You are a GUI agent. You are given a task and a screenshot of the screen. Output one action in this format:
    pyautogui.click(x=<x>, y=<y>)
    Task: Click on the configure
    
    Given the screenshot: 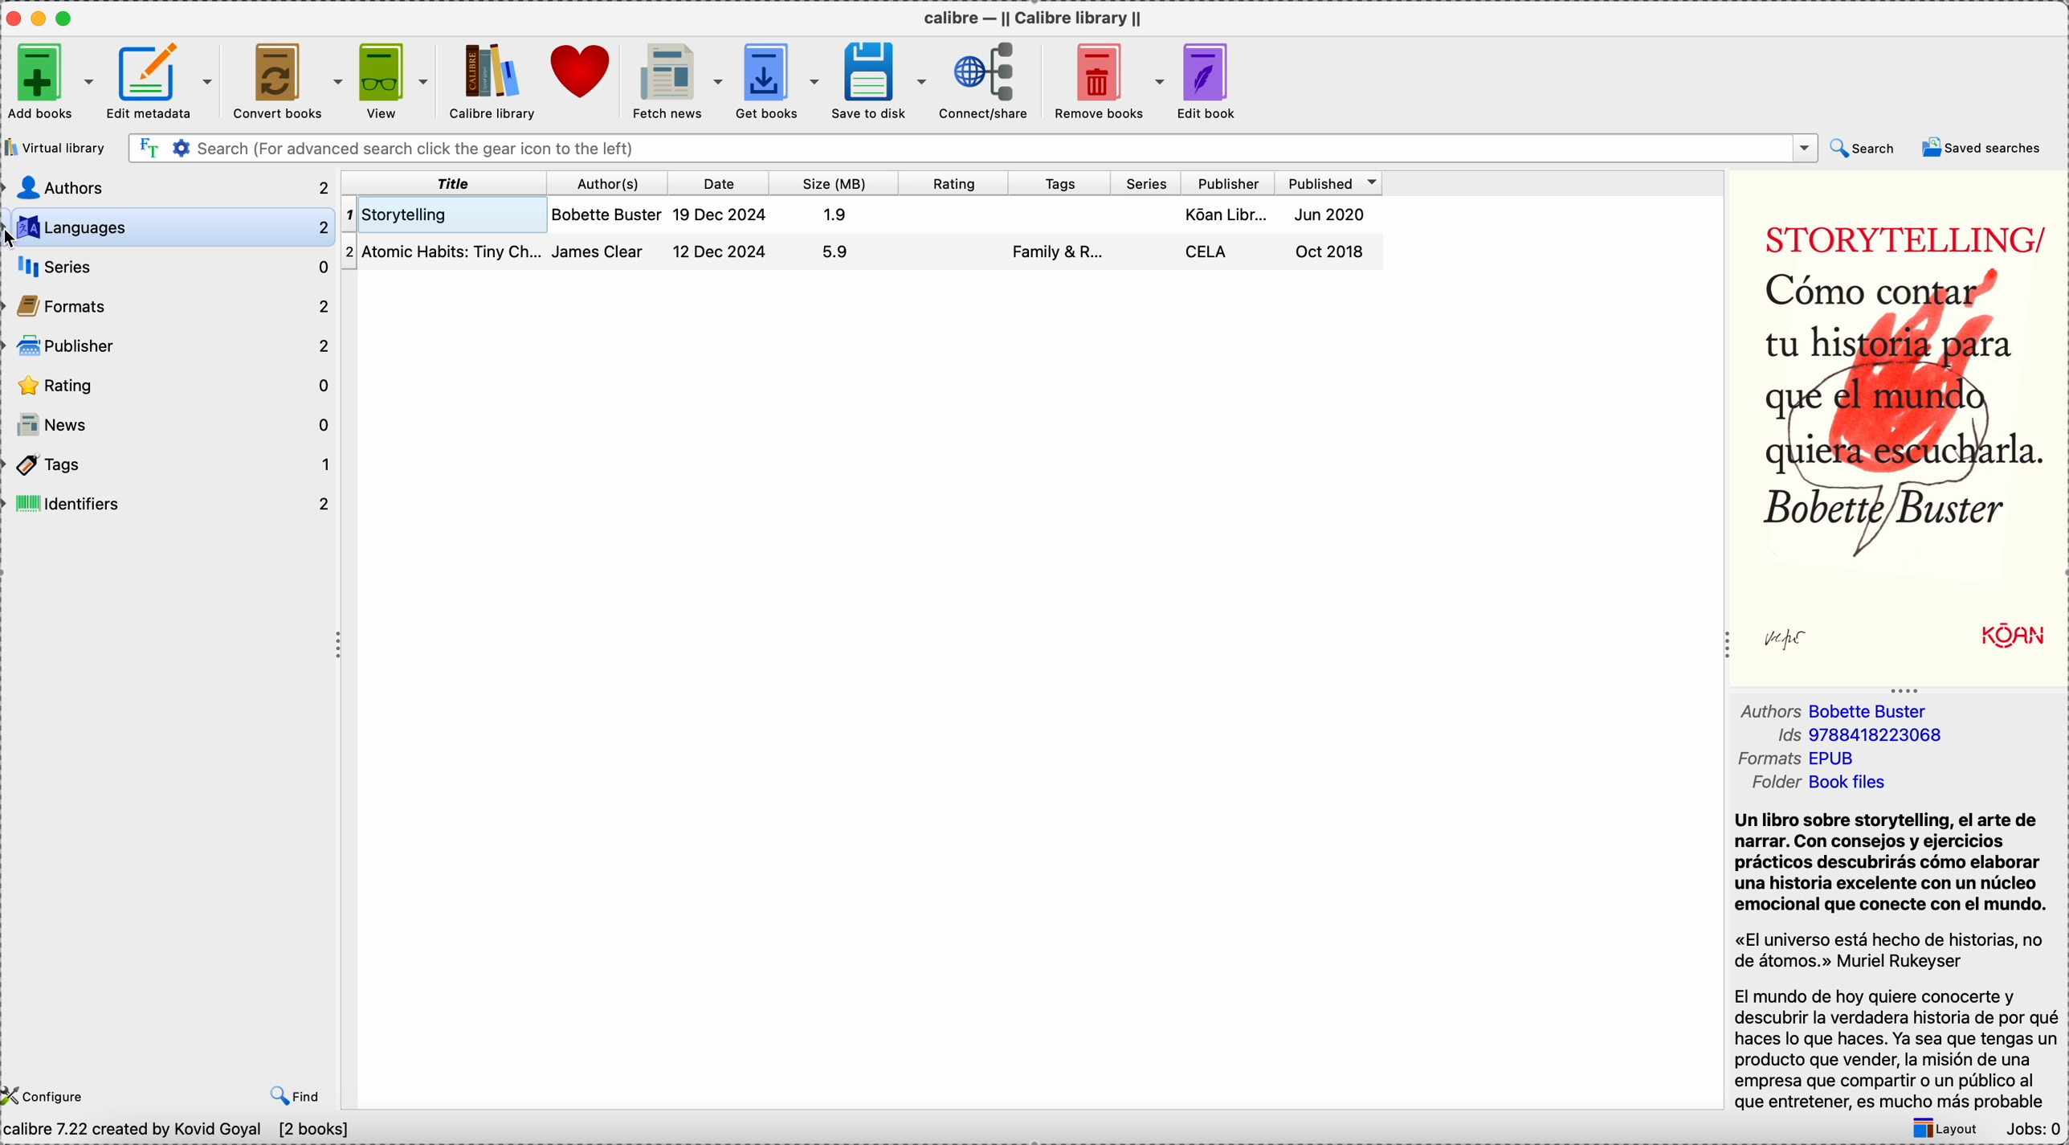 What is the action you would take?
    pyautogui.click(x=53, y=1096)
    